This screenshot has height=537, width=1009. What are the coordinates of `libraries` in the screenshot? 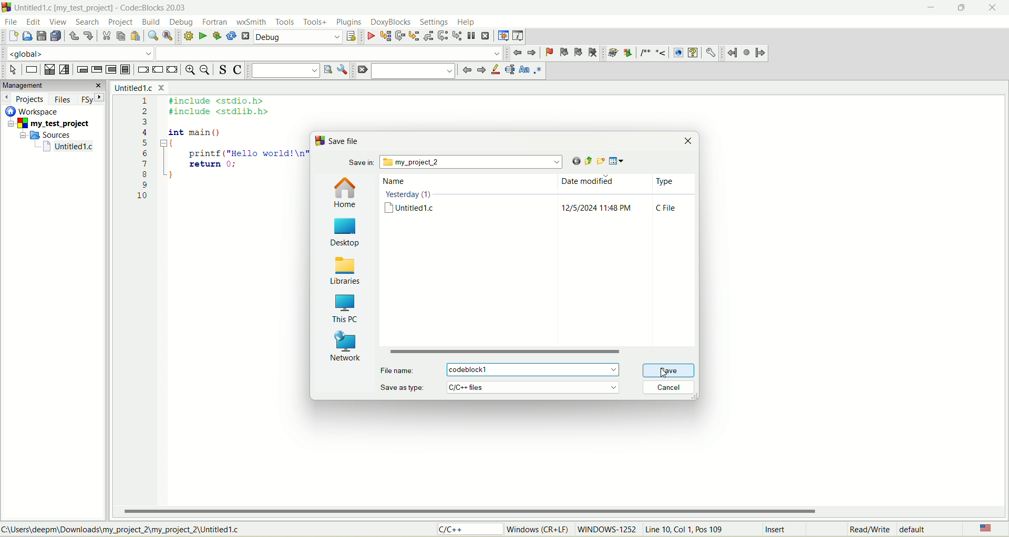 It's located at (346, 269).